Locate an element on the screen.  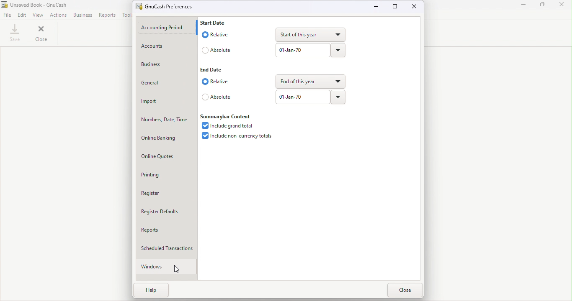
File is located at coordinates (7, 15).